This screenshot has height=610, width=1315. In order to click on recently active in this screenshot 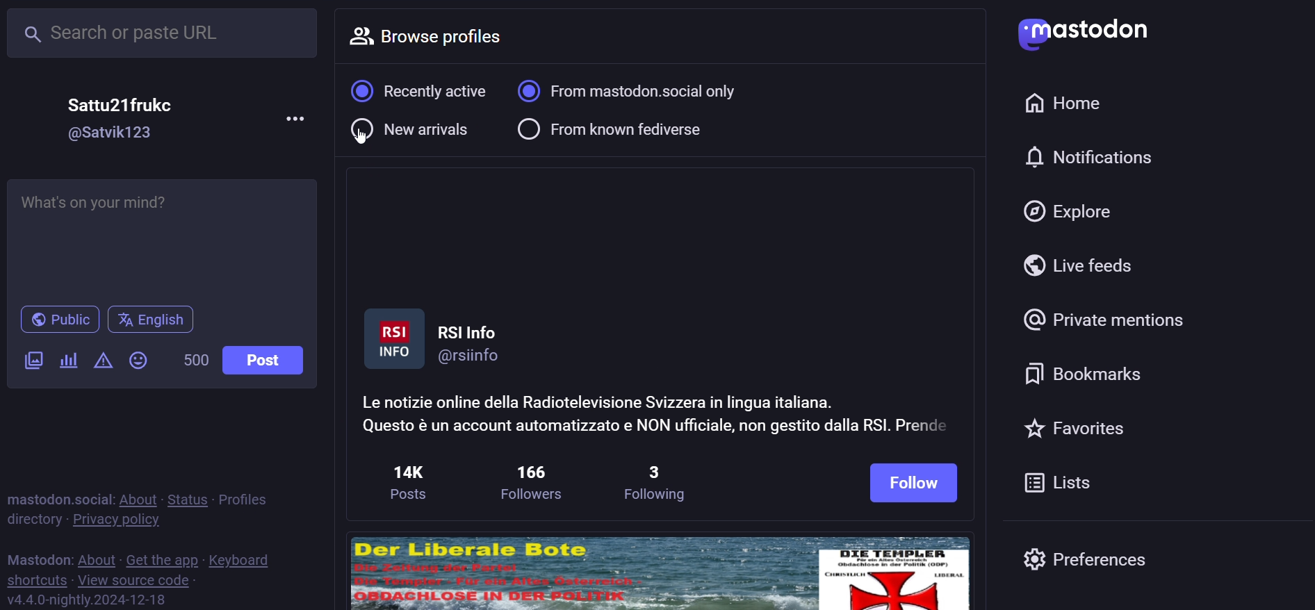, I will do `click(419, 90)`.